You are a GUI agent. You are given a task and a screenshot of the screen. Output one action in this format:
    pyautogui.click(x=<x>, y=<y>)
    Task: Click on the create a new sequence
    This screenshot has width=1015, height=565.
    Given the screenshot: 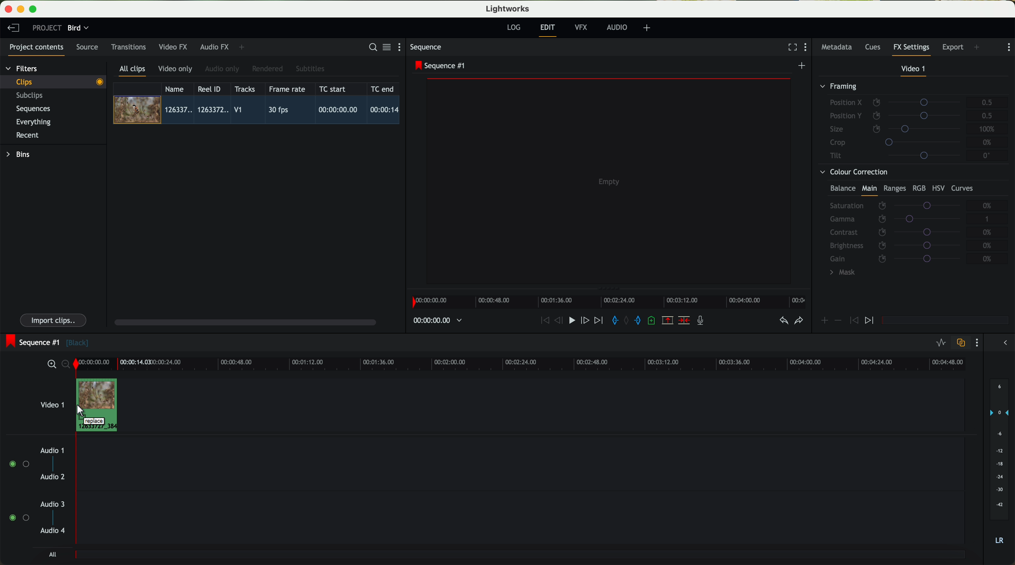 What is the action you would take?
    pyautogui.click(x=803, y=66)
    